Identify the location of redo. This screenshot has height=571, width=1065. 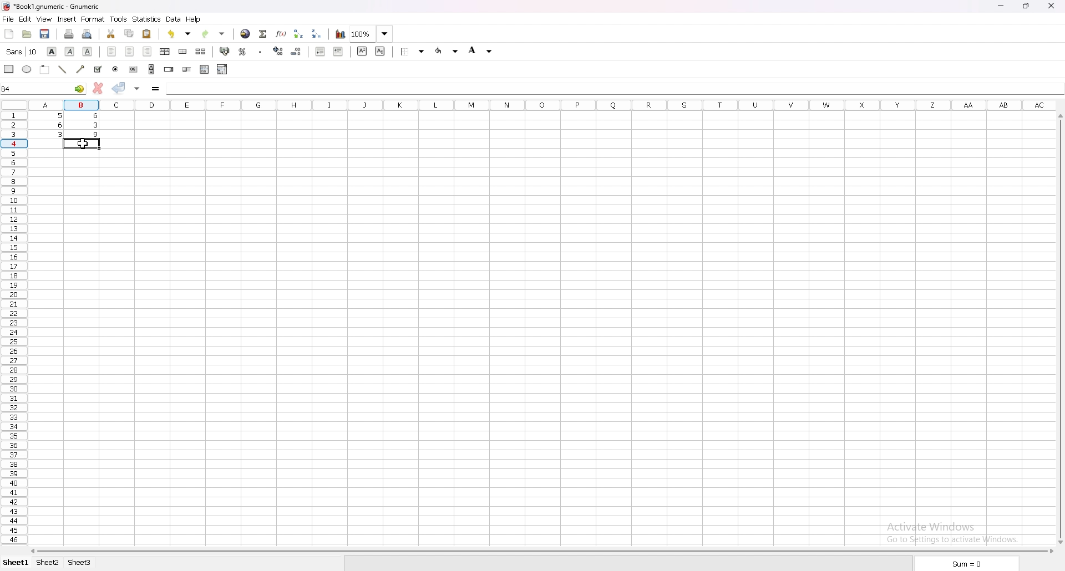
(215, 33).